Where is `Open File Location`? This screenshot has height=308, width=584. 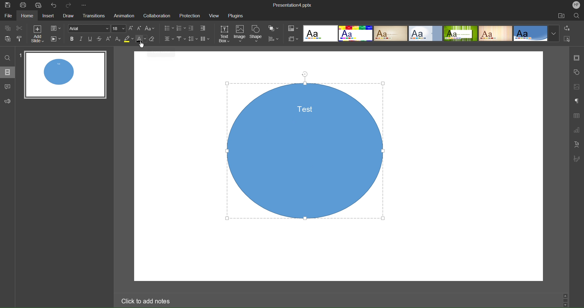 Open File Location is located at coordinates (560, 16).